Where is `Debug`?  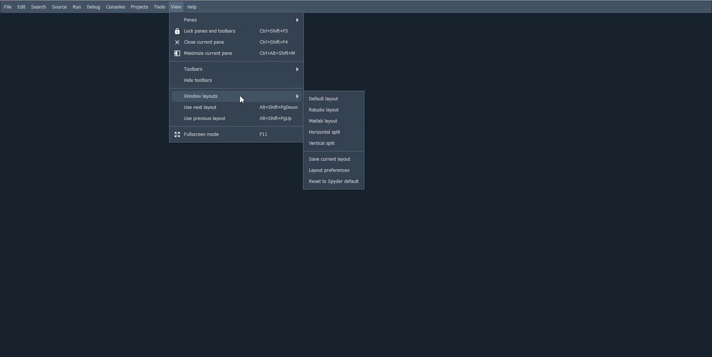
Debug is located at coordinates (93, 7).